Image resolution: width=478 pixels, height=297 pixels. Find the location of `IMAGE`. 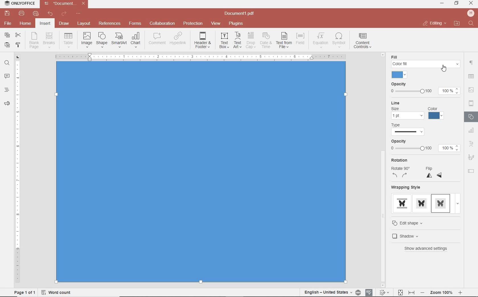

IMAGE is located at coordinates (471, 90).